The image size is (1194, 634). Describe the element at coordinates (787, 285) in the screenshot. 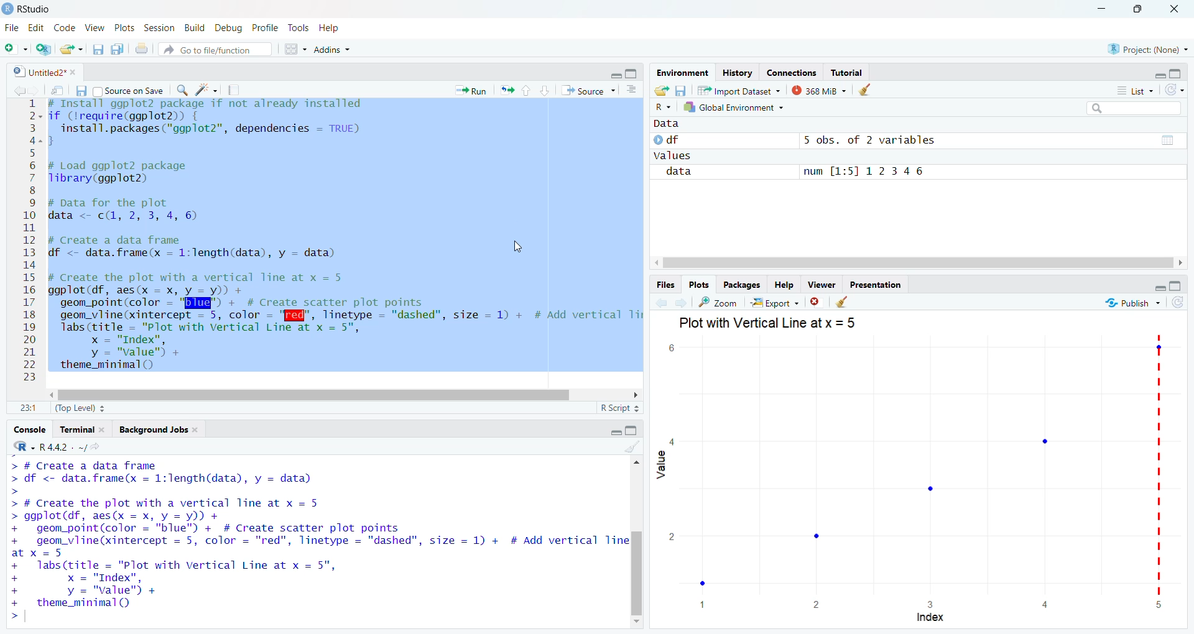

I see `Help` at that location.